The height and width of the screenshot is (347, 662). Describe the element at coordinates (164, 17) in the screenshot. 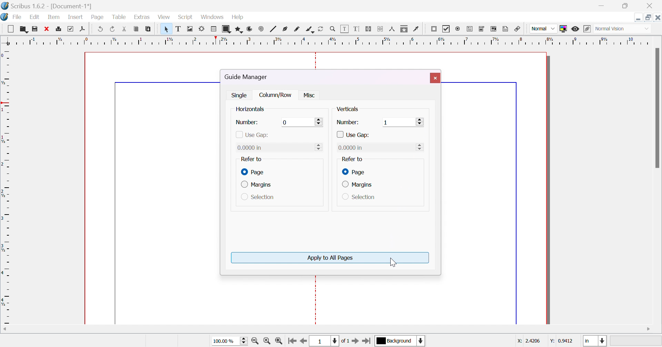

I see `view` at that location.